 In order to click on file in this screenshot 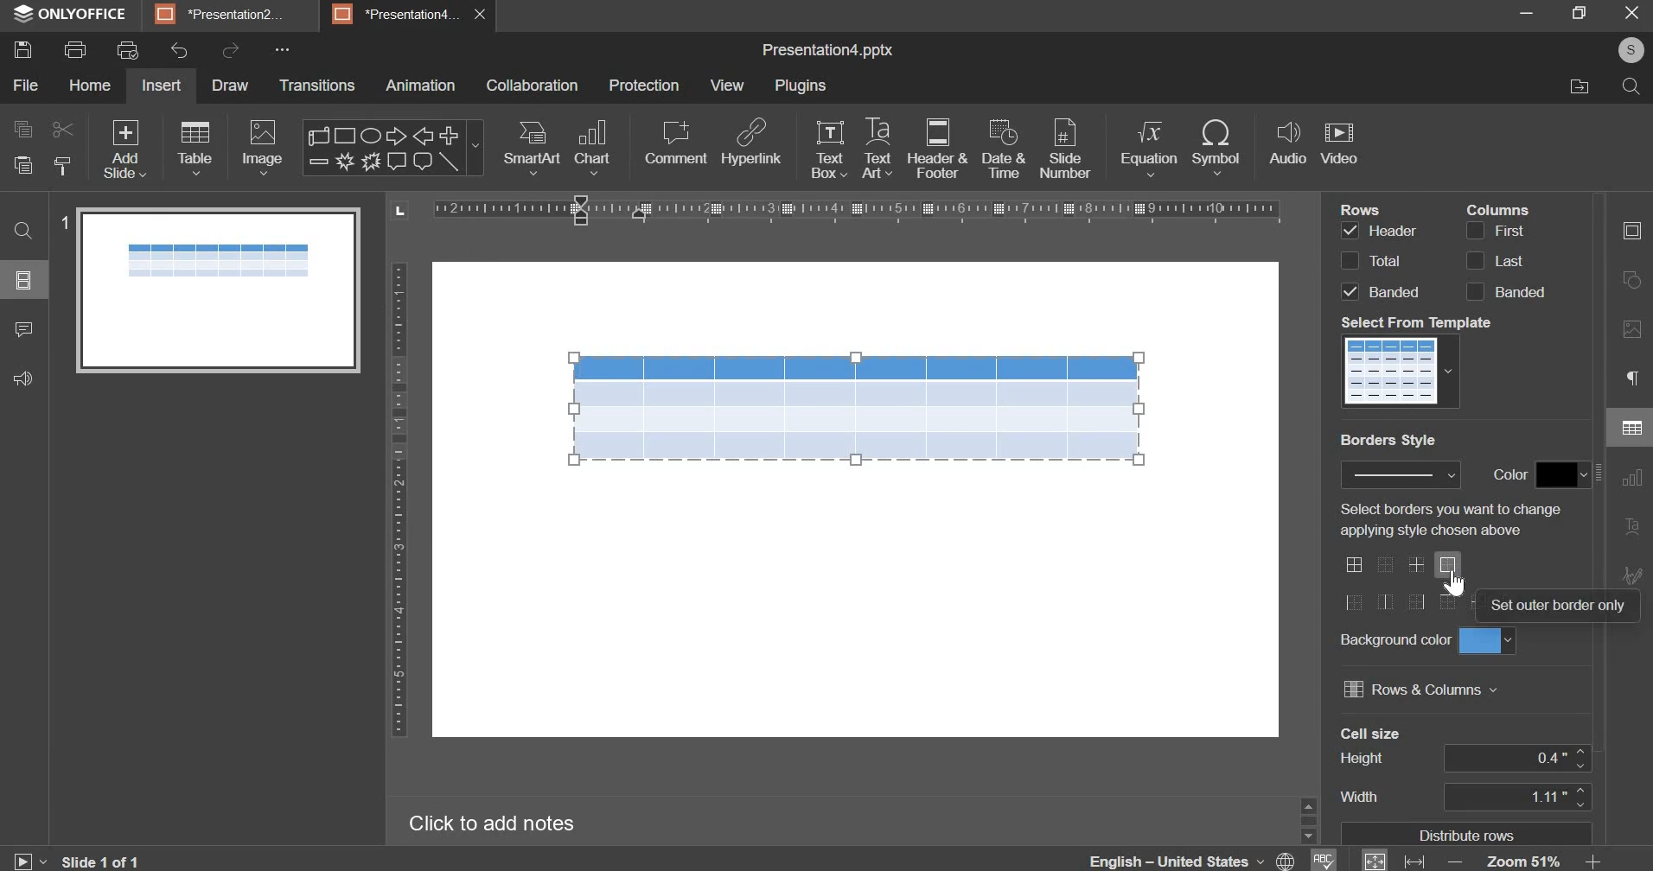, I will do `click(25, 85)`.